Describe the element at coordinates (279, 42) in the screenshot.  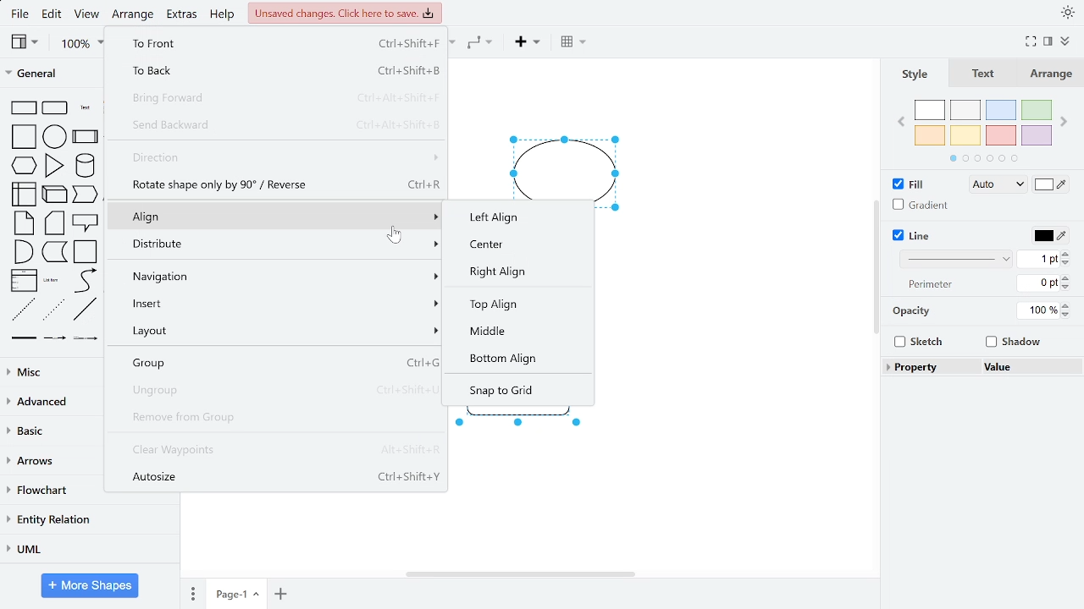
I see `to front` at that location.